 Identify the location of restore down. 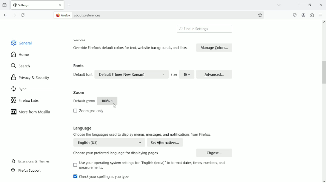
(310, 5).